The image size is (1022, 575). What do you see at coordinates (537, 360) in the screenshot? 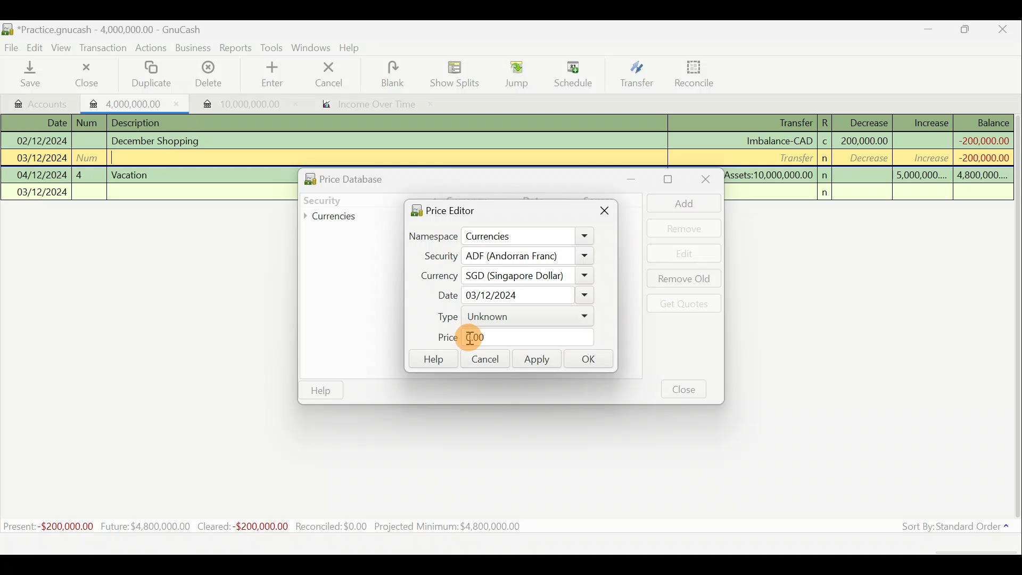
I see `Apply` at bounding box center [537, 360].